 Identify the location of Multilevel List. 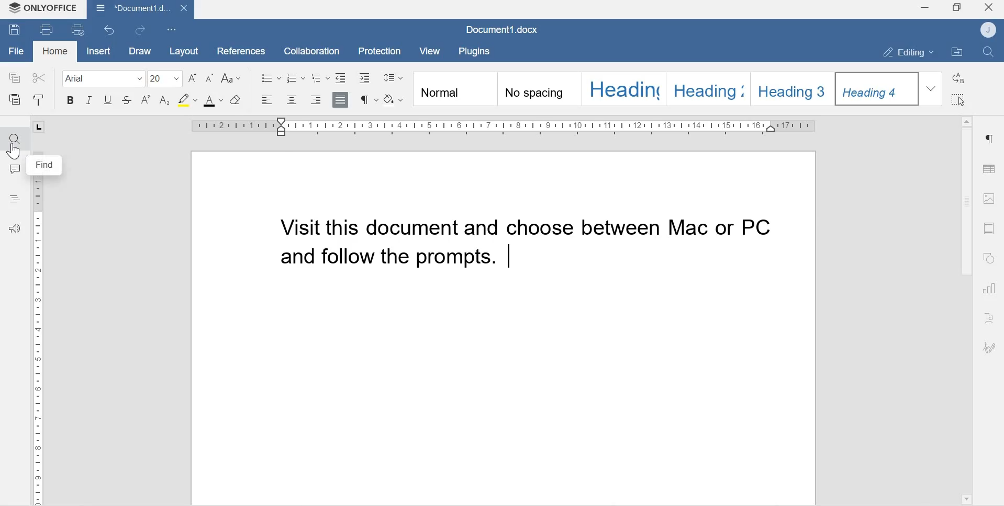
(320, 77).